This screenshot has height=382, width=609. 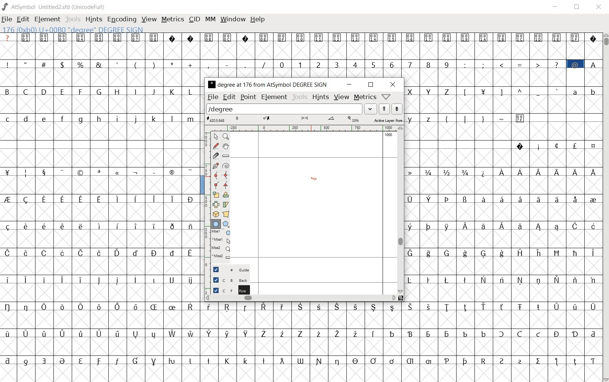 I want to click on empty glyph slots, so click(x=401, y=346).